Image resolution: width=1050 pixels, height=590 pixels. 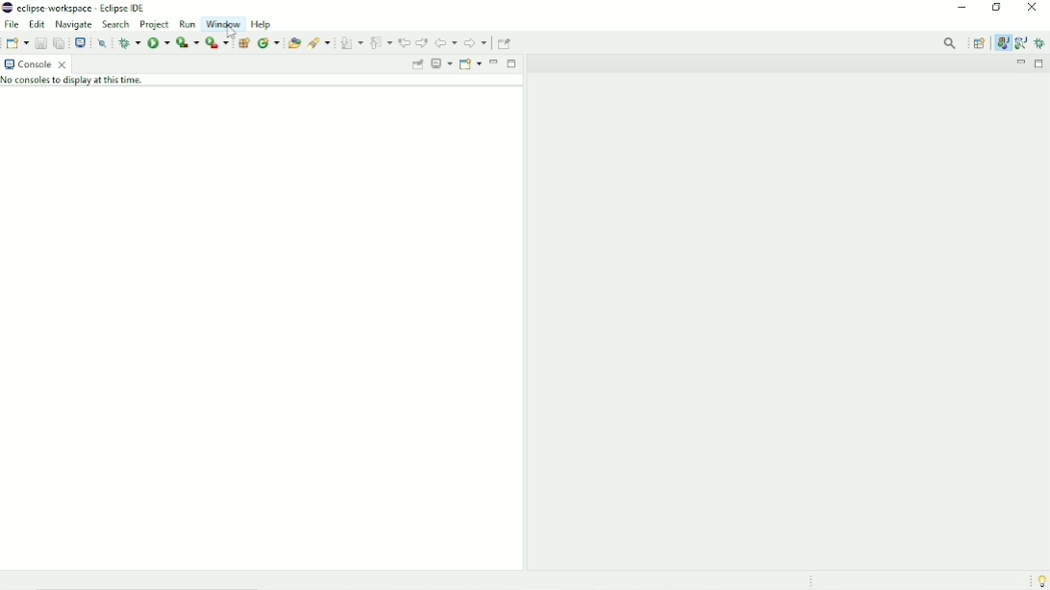 I want to click on Open console, so click(x=470, y=63).